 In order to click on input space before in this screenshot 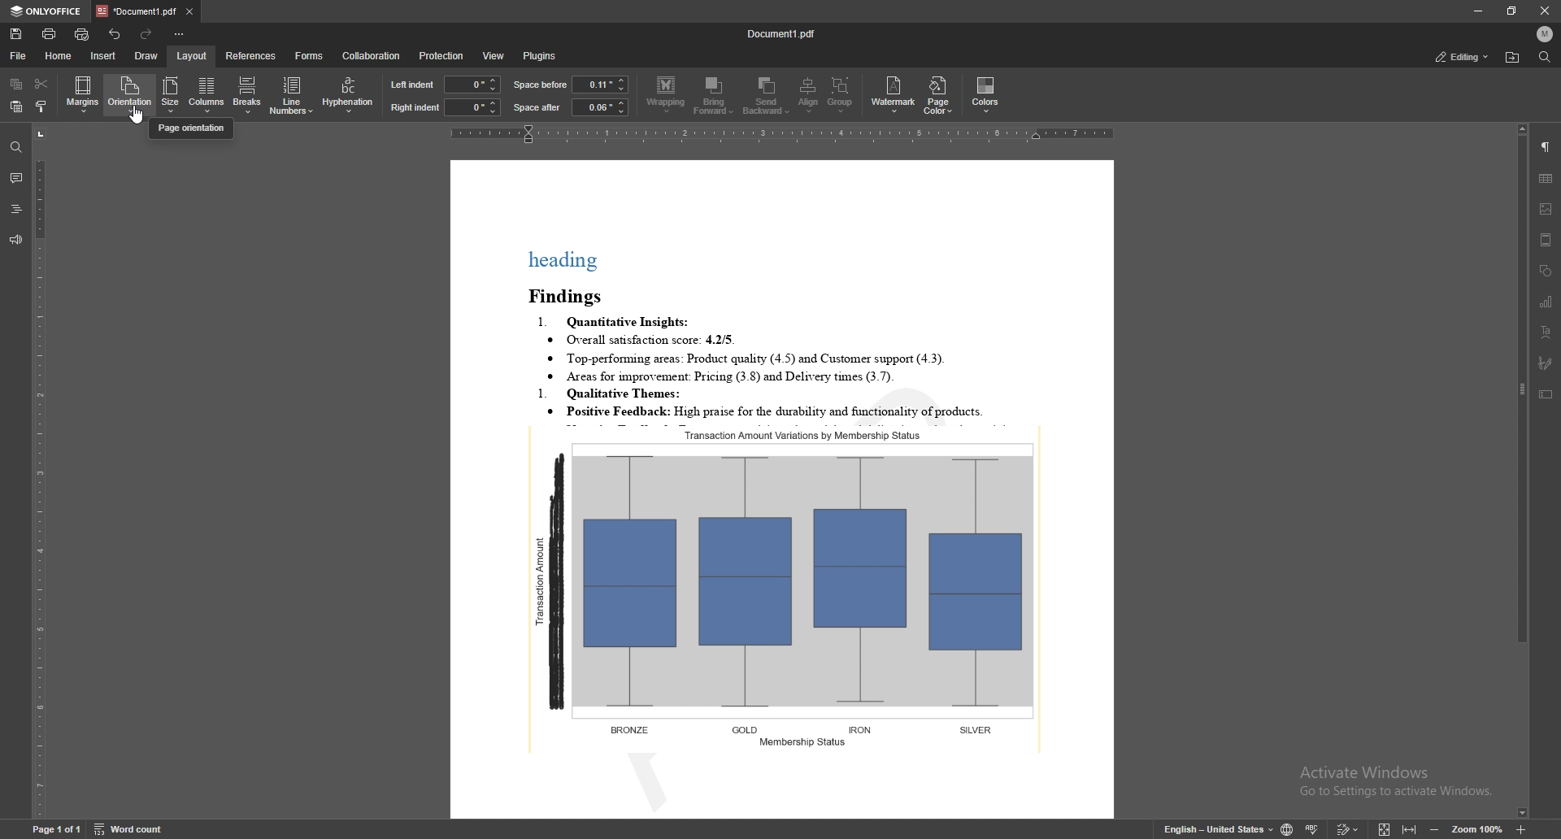, I will do `click(599, 84)`.